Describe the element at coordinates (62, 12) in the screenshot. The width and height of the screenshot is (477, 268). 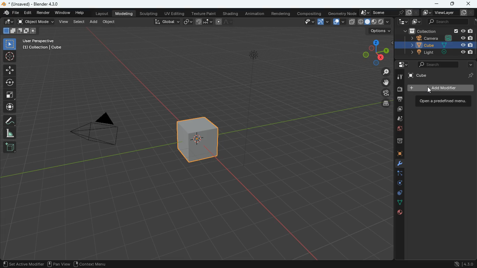
I see `window` at that location.